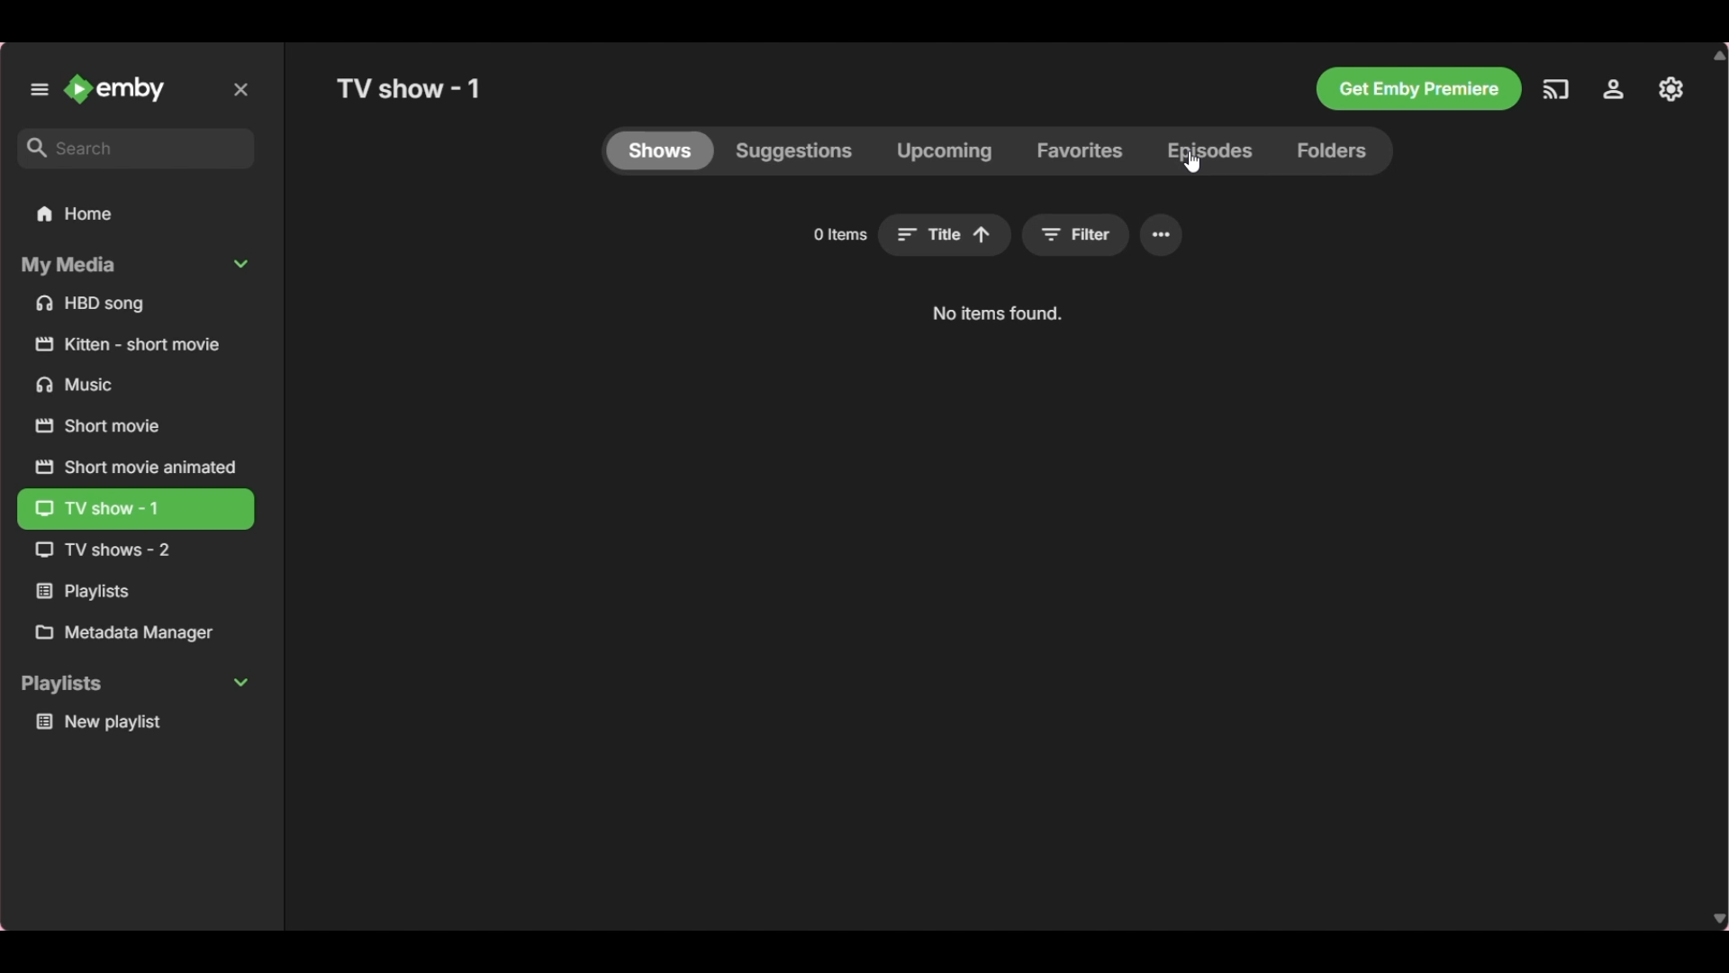 This screenshot has height=973, width=1729. What do you see at coordinates (135, 510) in the screenshot?
I see `TV show - 1, Current folder highlighted` at bounding box center [135, 510].